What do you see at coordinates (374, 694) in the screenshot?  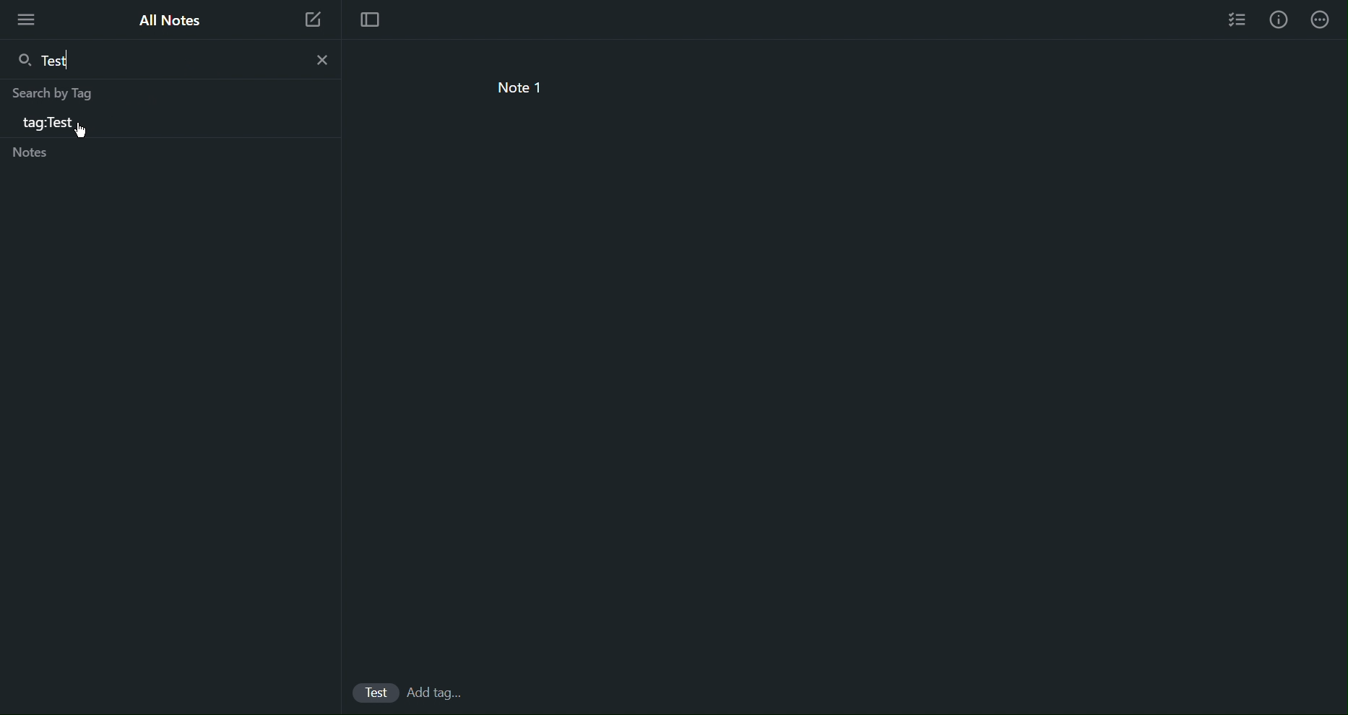 I see `Test` at bounding box center [374, 694].